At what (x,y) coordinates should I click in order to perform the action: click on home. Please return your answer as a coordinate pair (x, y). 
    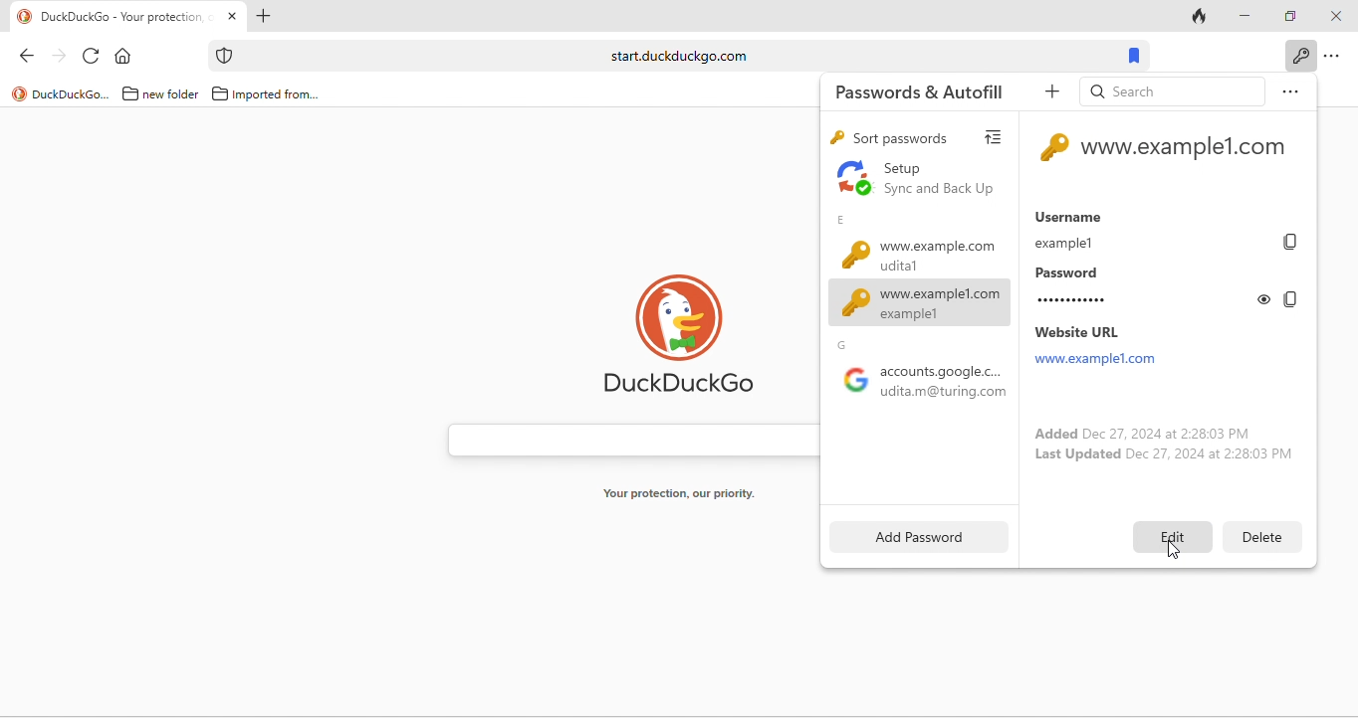
    Looking at the image, I should click on (127, 55).